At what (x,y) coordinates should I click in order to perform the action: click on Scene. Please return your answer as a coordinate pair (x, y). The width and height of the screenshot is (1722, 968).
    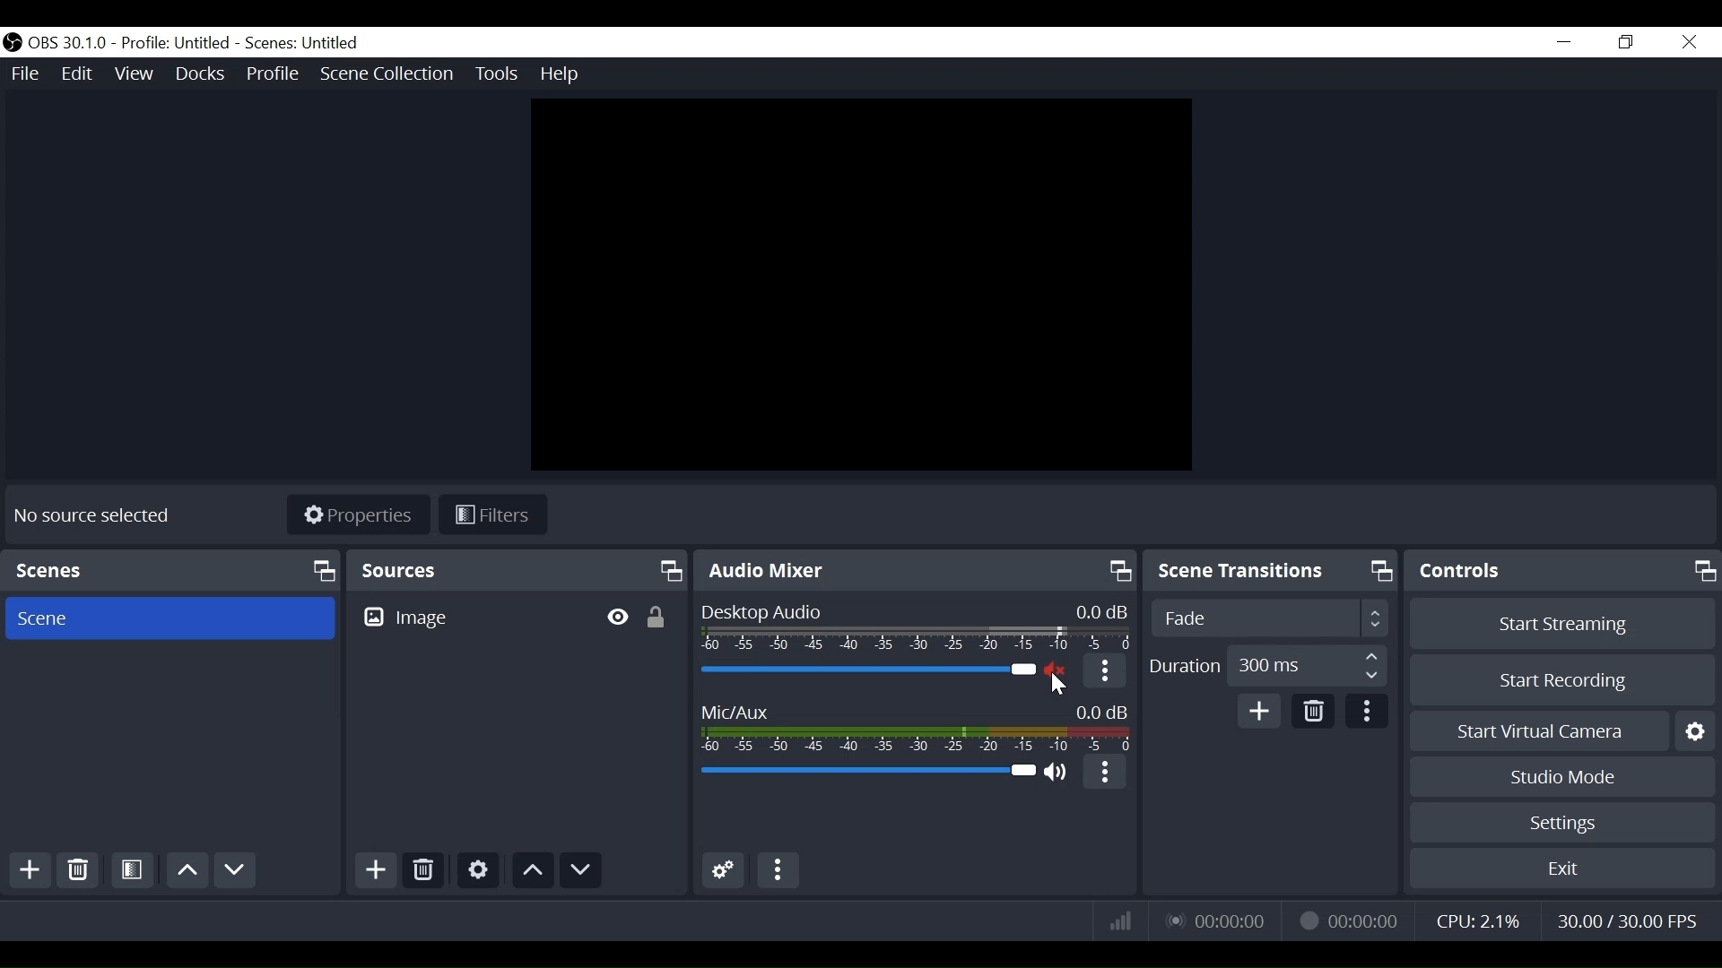
    Looking at the image, I should click on (172, 570).